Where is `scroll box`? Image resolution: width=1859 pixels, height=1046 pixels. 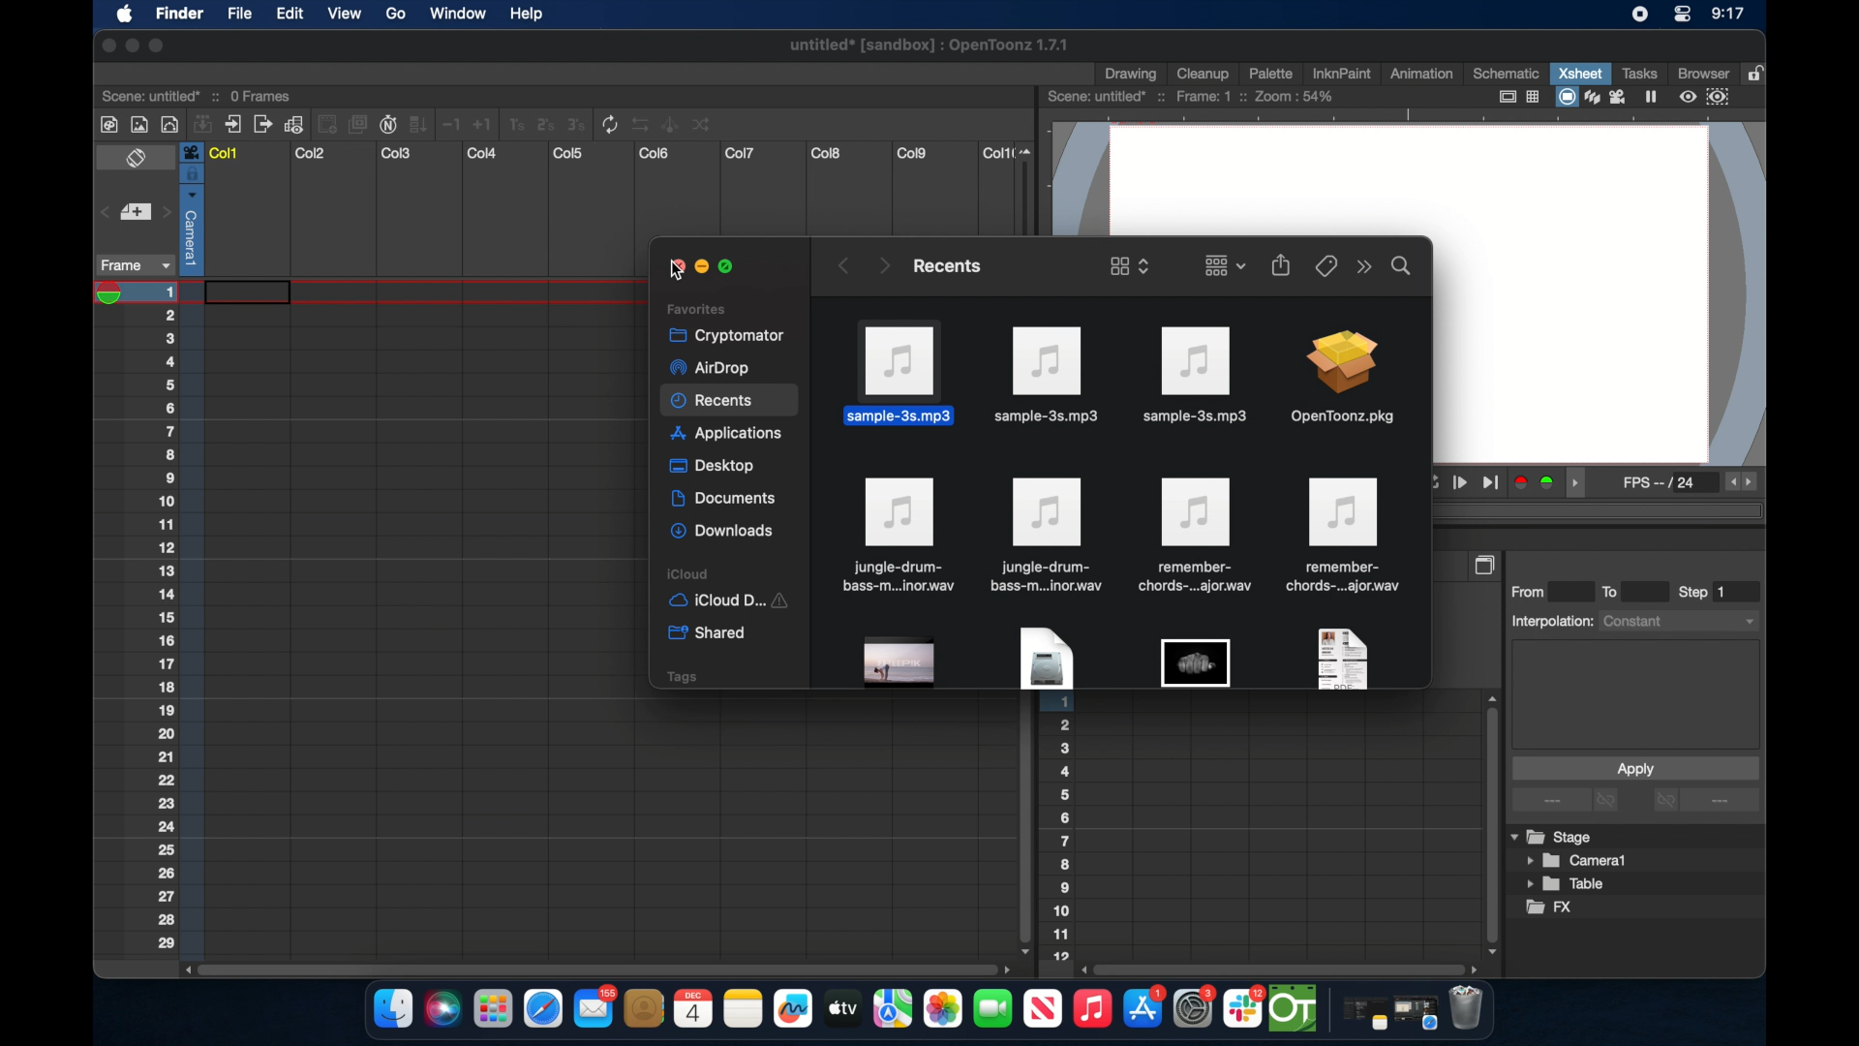
scroll box is located at coordinates (1282, 969).